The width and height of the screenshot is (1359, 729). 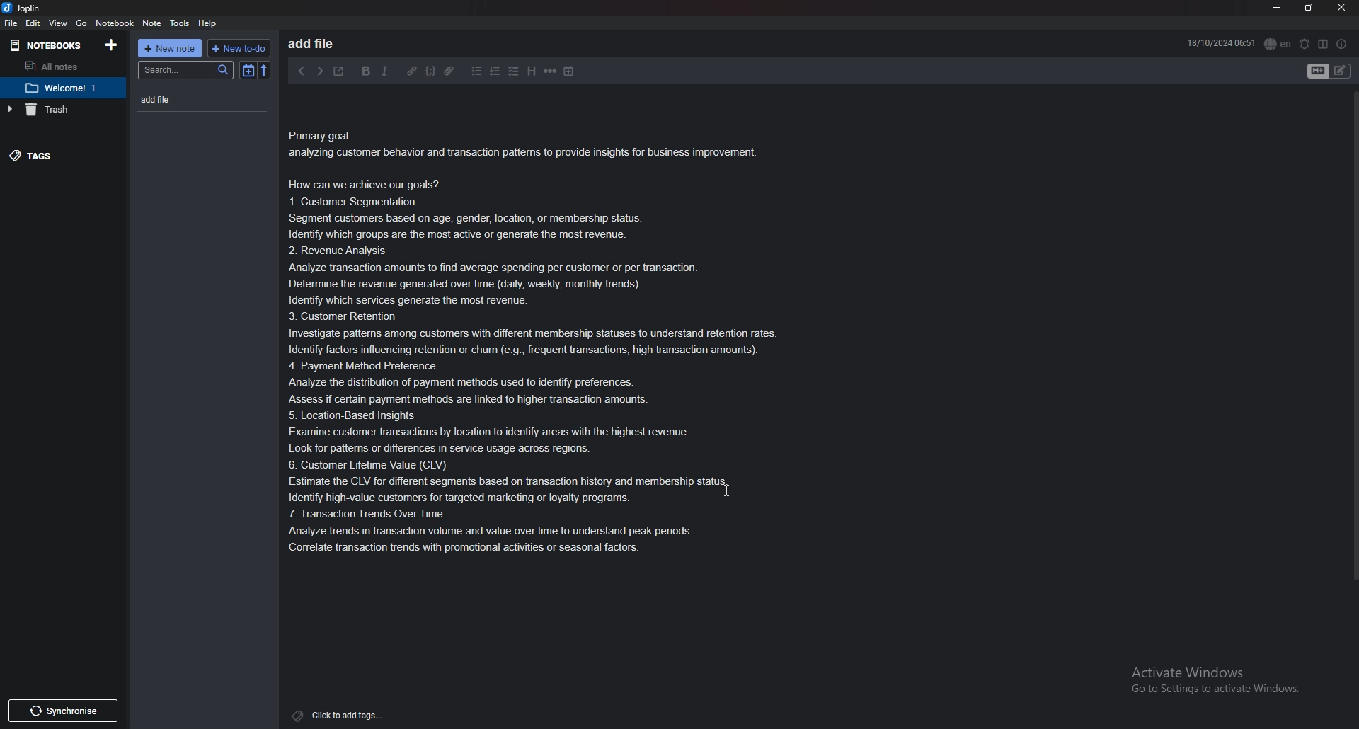 I want to click on Toggle sort order, so click(x=249, y=71).